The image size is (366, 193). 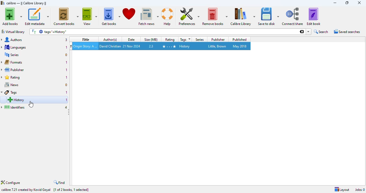 What do you see at coordinates (71, 46) in the screenshot?
I see `1` at bounding box center [71, 46].